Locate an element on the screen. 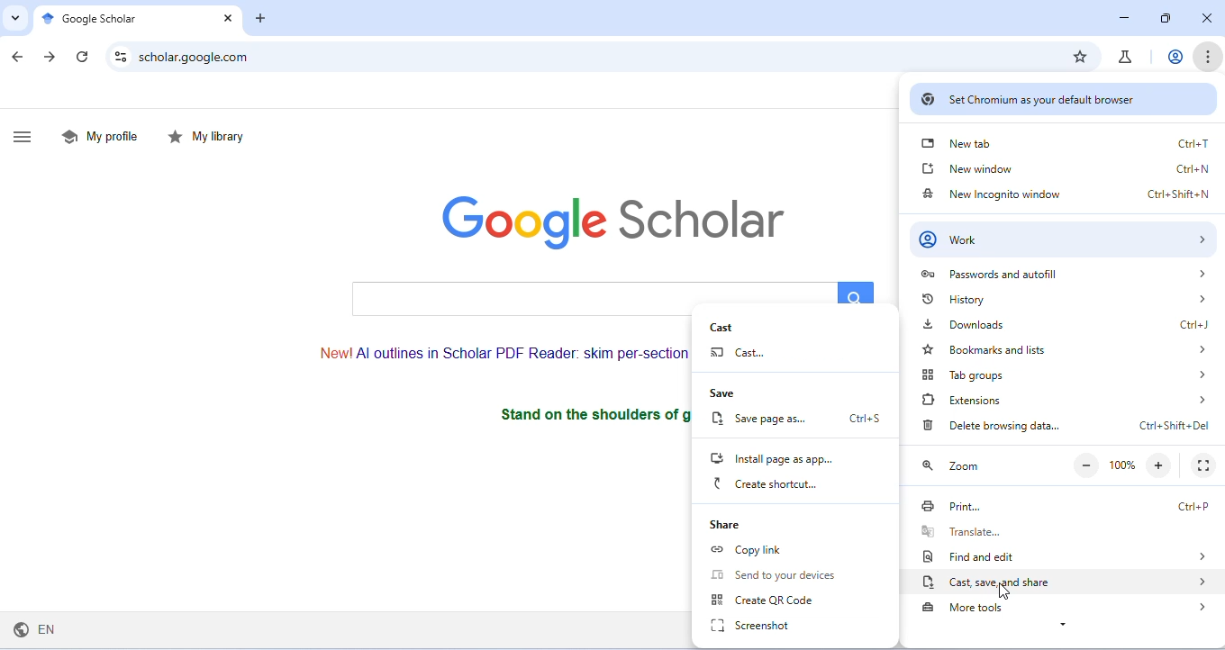 This screenshot has height=650, width=1225. set chromium as default browser is located at coordinates (1060, 99).